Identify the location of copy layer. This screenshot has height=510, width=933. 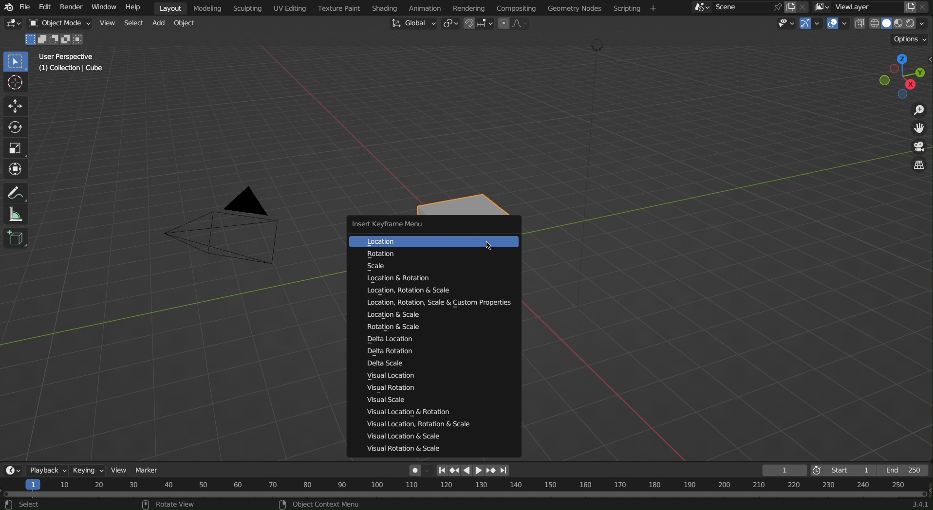
(907, 6).